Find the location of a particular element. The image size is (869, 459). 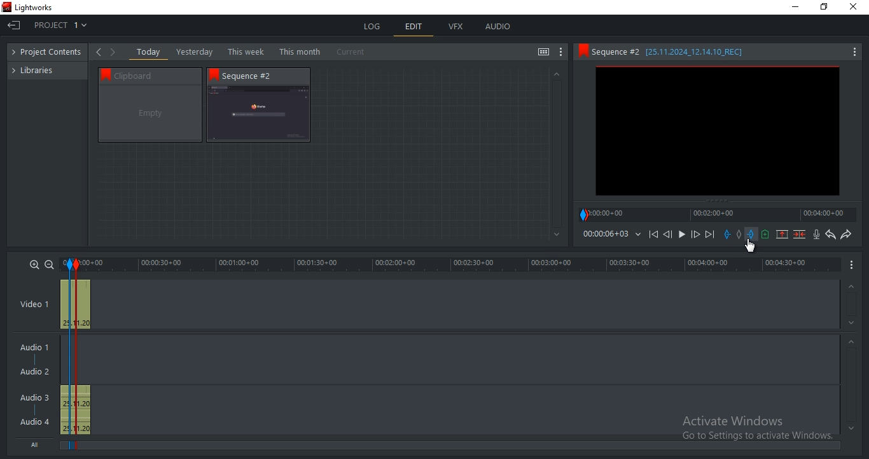

Bookmark icon is located at coordinates (214, 74).